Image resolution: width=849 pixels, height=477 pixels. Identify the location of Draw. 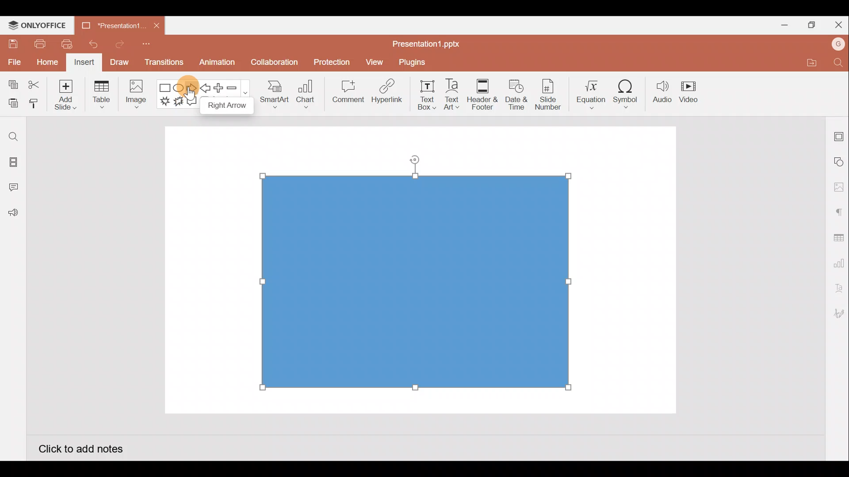
(119, 62).